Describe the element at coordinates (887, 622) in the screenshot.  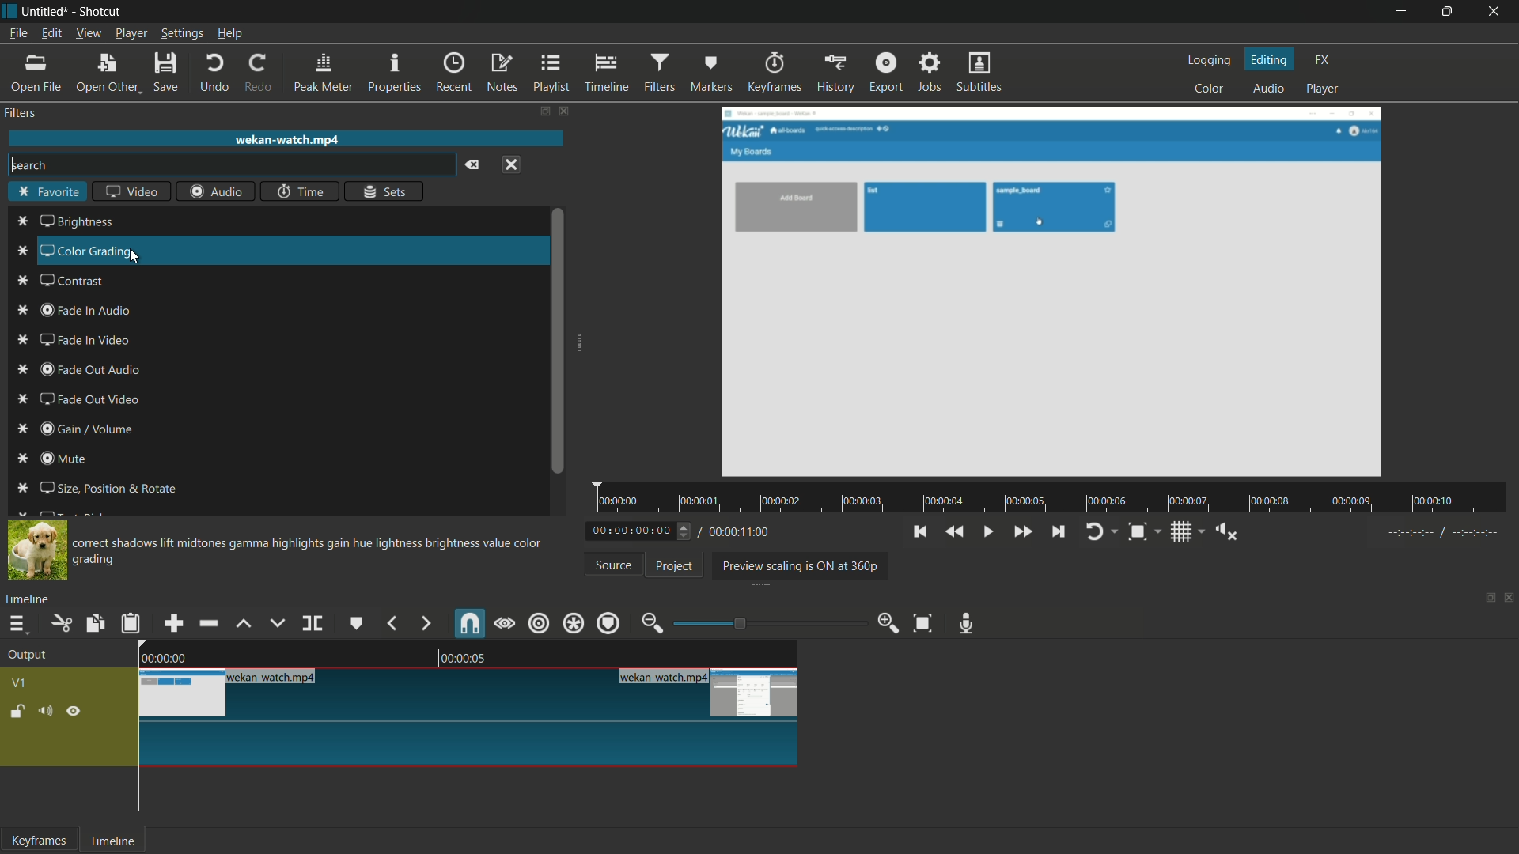
I see `zoom in` at that location.